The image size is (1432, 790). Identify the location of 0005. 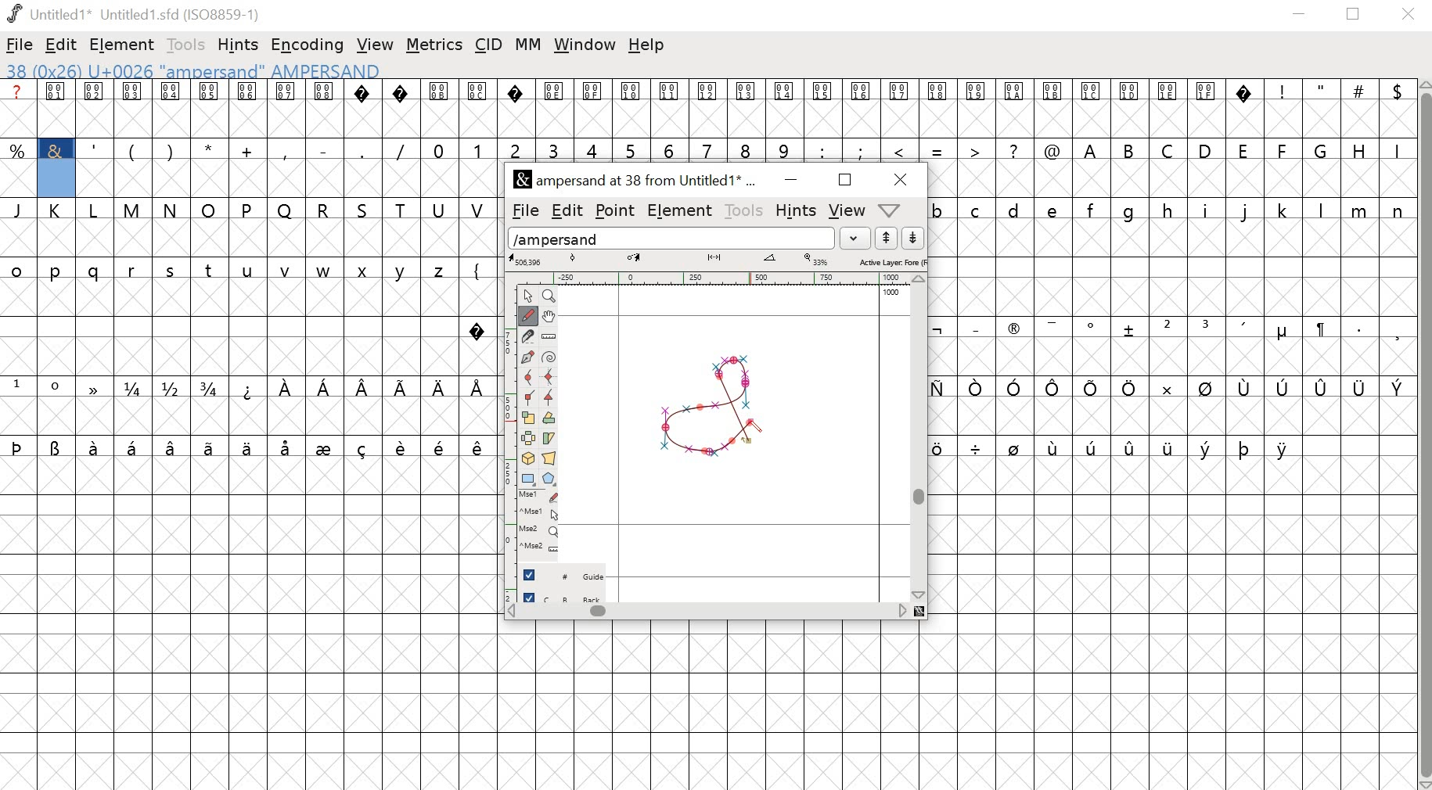
(208, 109).